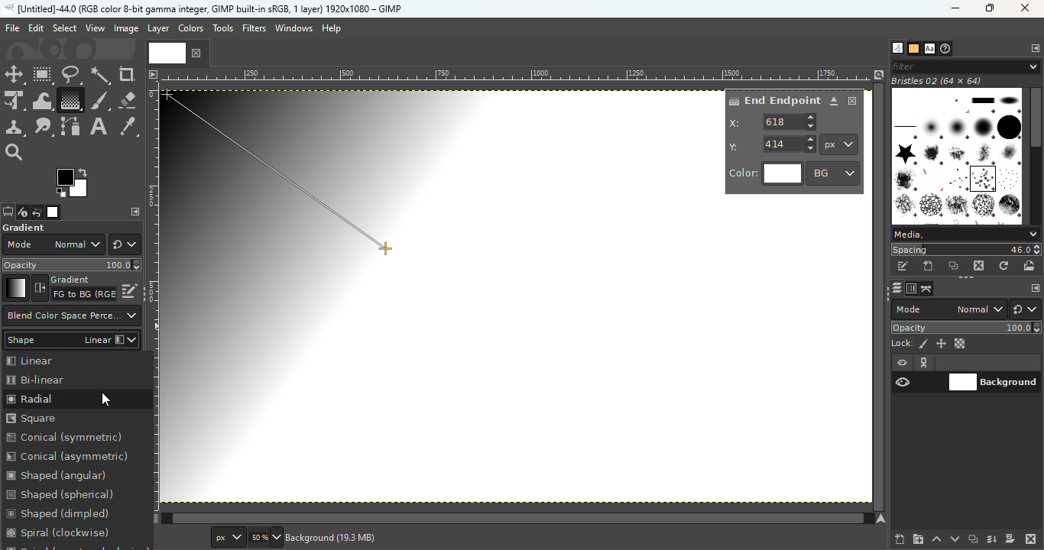 This screenshot has width=1044, height=550. Describe the element at coordinates (510, 519) in the screenshot. I see `Vertical scroll bar` at that location.